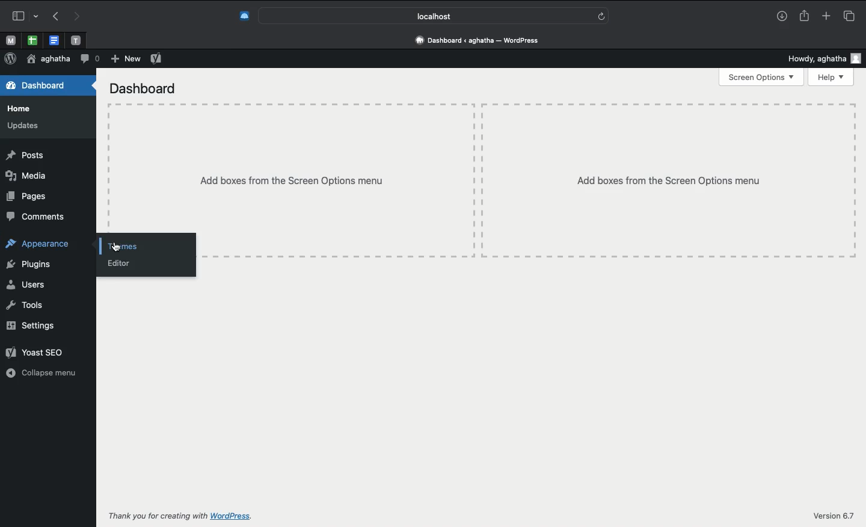 Image resolution: width=866 pixels, height=527 pixels. Describe the element at coordinates (41, 372) in the screenshot. I see `Collapse menu` at that location.